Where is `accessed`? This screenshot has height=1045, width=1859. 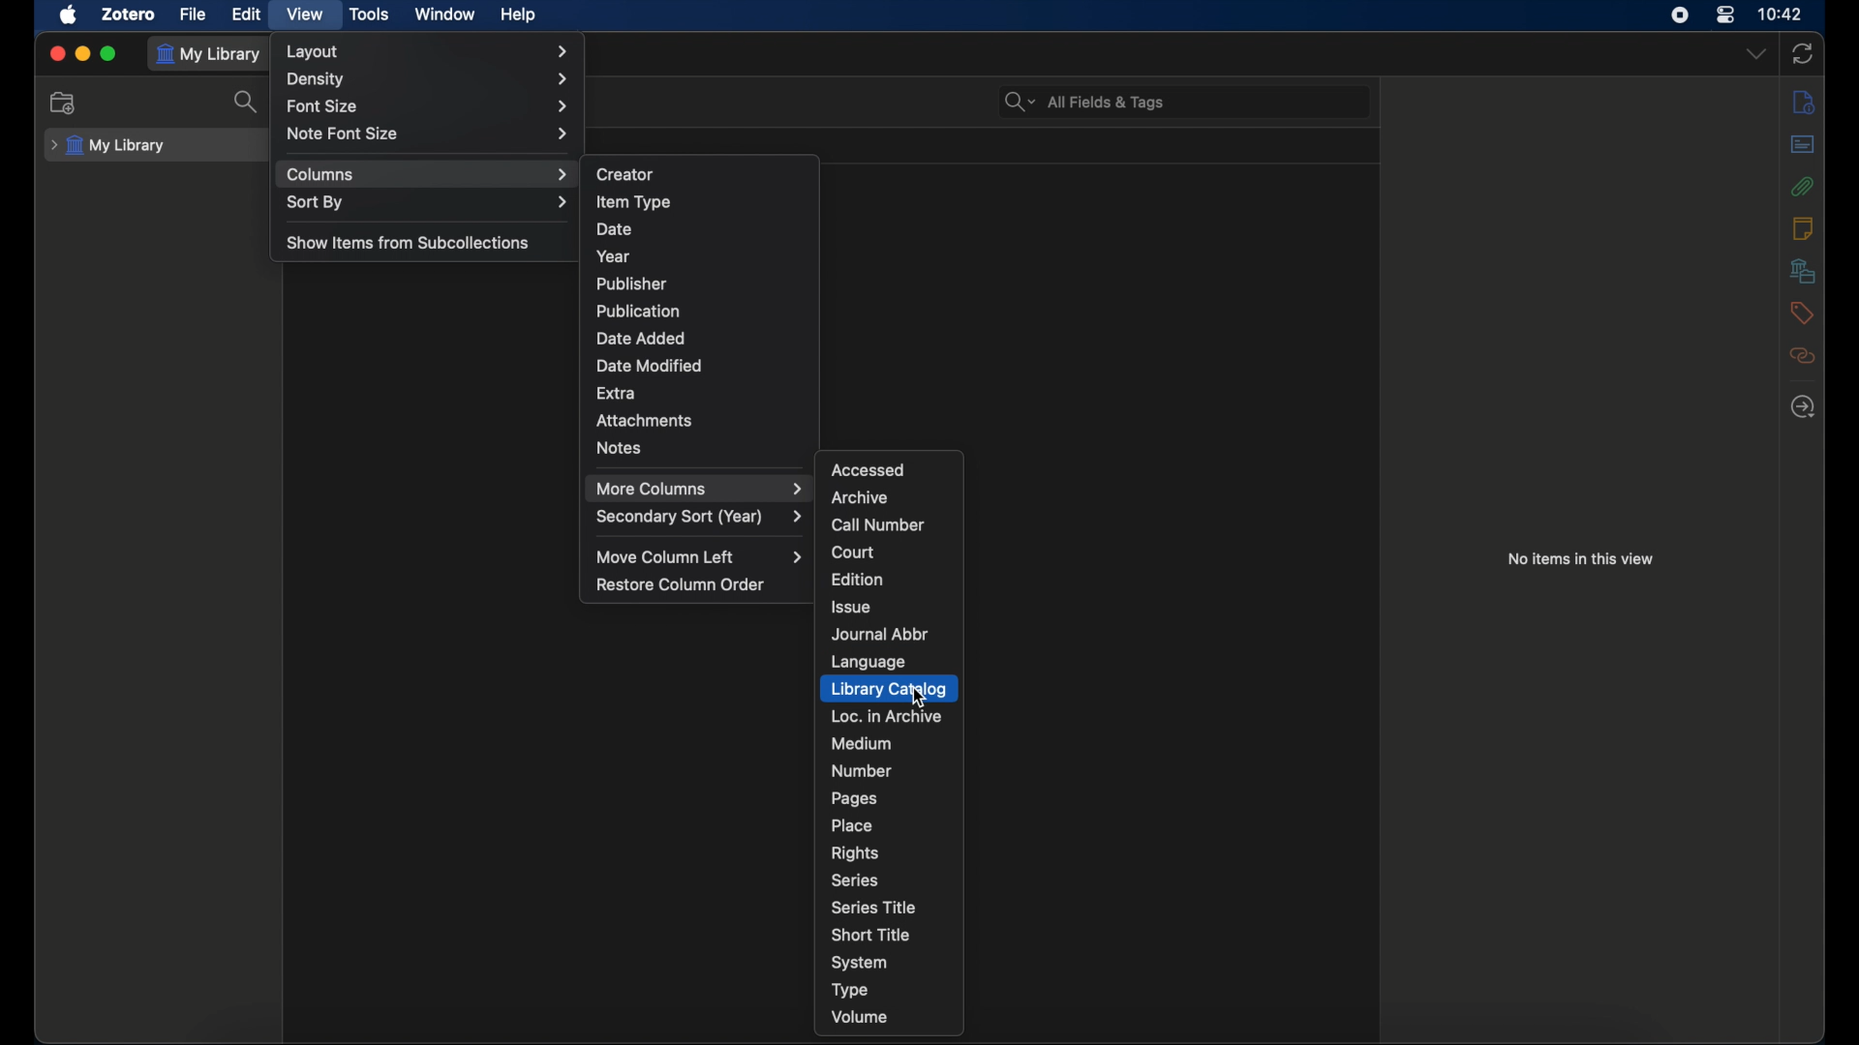
accessed is located at coordinates (869, 469).